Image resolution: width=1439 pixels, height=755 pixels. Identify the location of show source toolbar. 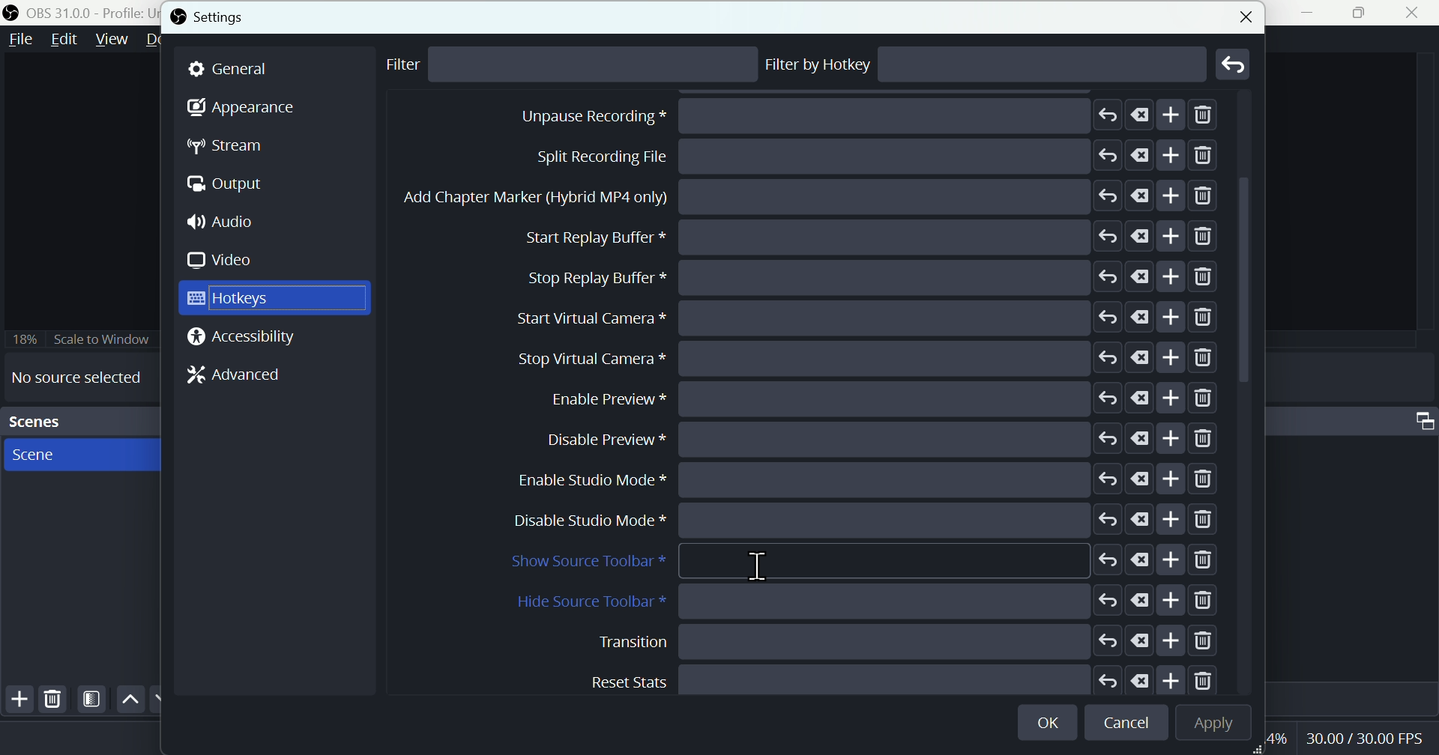
(863, 562).